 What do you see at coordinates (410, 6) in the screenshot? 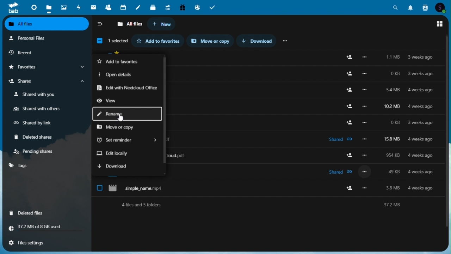
I see `Notifications` at bounding box center [410, 6].